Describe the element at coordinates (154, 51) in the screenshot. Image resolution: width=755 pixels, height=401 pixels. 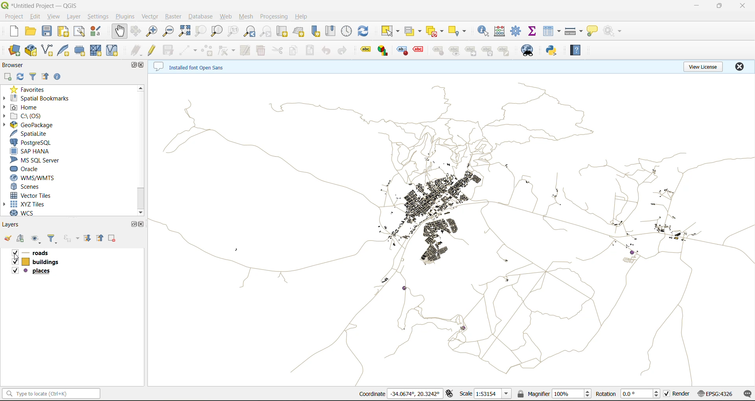
I see `toggle edits` at that location.